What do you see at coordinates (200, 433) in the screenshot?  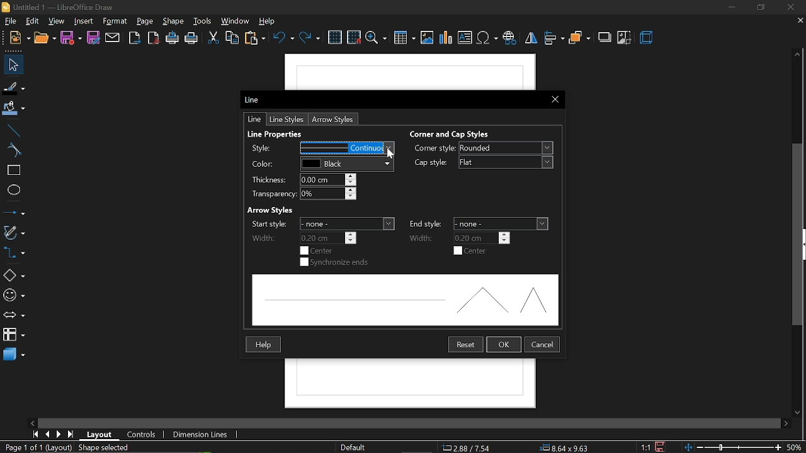 I see `dimension lines` at bounding box center [200, 433].